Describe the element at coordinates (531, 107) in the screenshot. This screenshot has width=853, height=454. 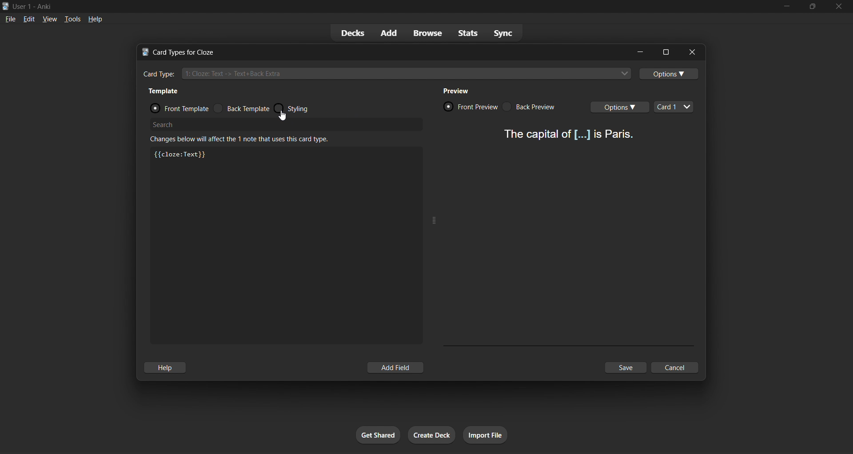
I see `card back preview` at that location.